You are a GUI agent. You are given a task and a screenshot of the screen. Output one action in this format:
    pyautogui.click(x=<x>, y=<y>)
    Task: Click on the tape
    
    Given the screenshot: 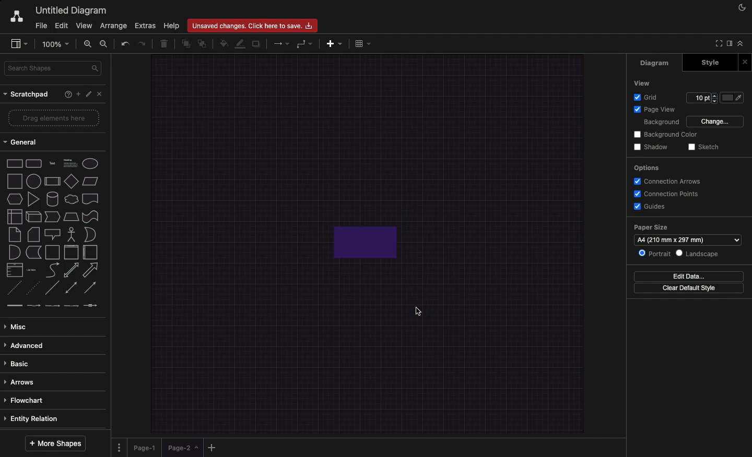 What is the action you would take?
    pyautogui.click(x=89, y=217)
    